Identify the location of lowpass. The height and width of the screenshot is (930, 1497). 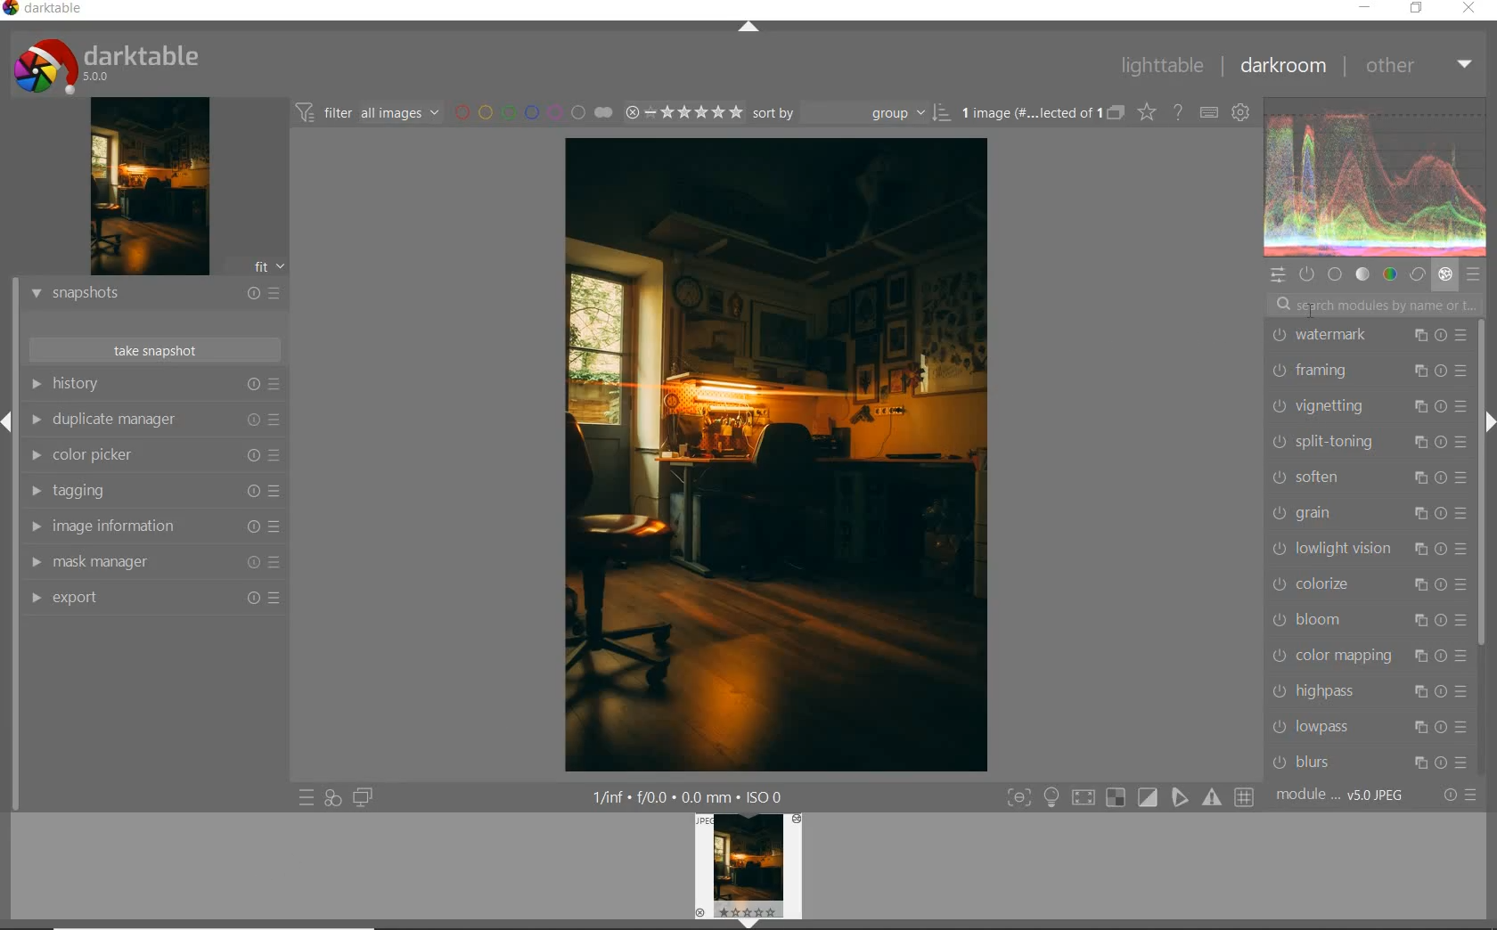
(1368, 728).